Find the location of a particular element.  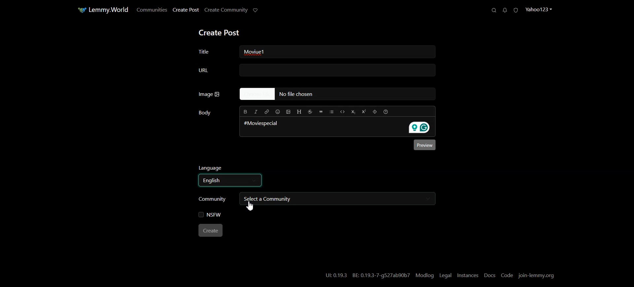

List is located at coordinates (331, 112).